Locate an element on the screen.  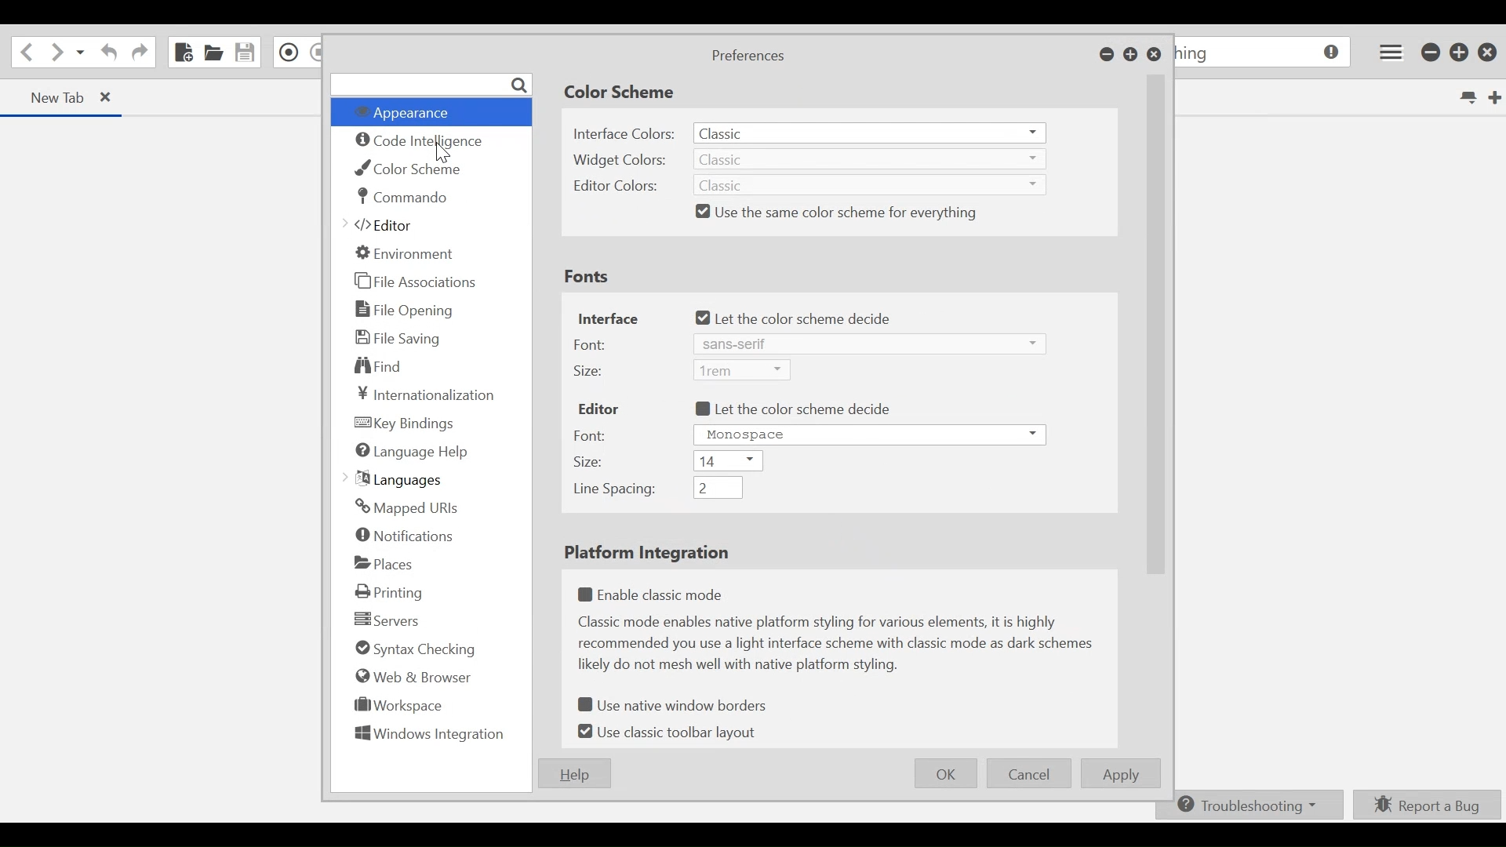
Stop Recording  is located at coordinates (316, 53).